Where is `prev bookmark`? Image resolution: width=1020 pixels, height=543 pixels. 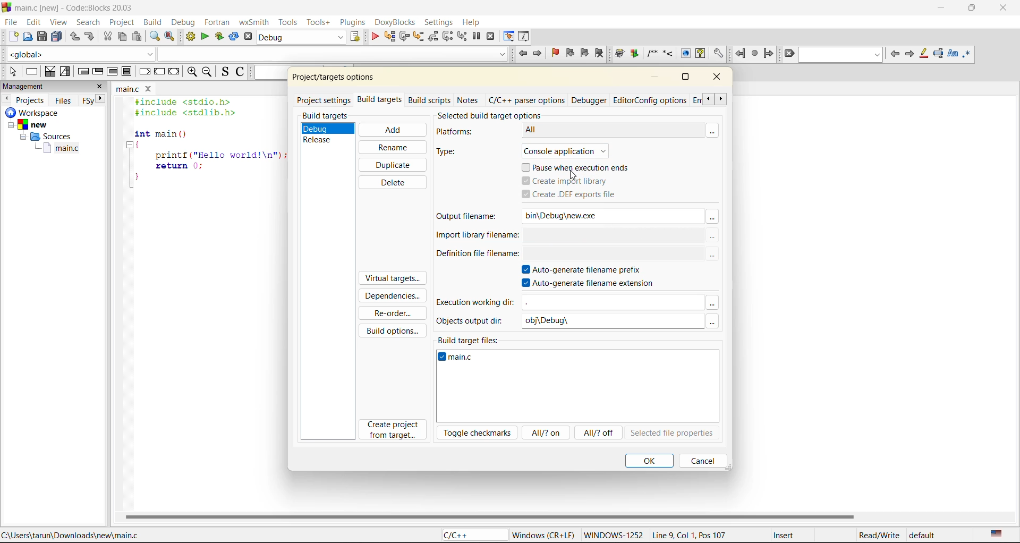
prev bookmark is located at coordinates (570, 54).